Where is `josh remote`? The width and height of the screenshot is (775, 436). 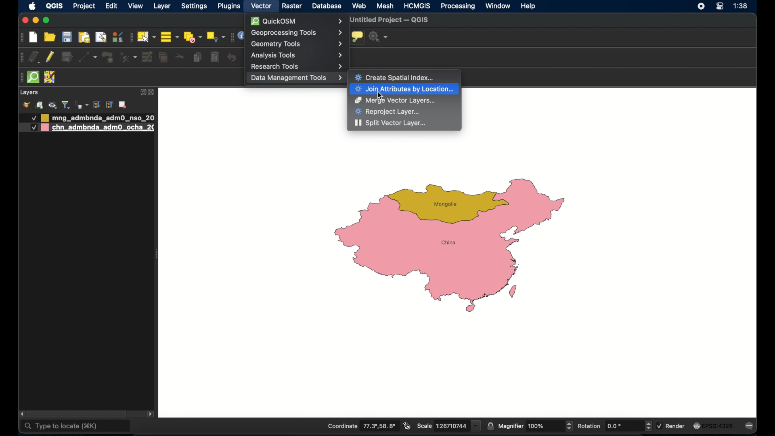
josh remote is located at coordinates (50, 78).